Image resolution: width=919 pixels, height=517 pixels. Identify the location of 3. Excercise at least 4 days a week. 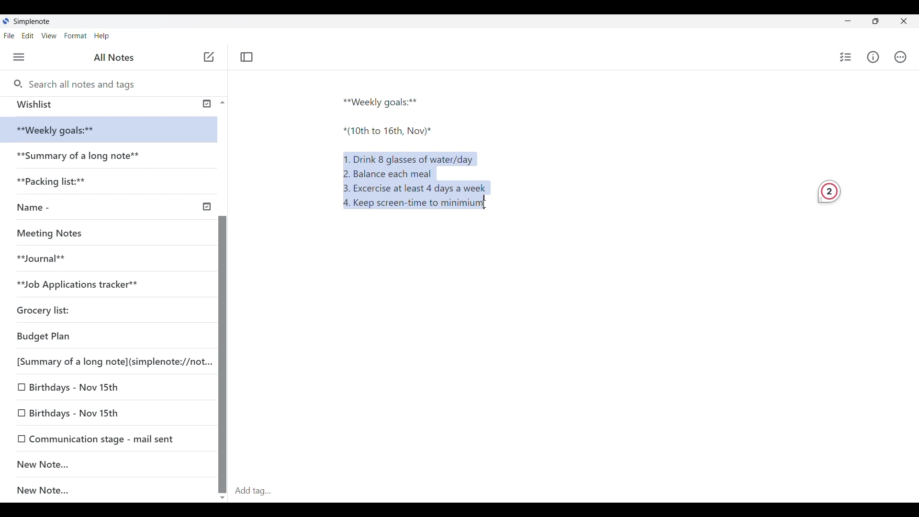
(418, 188).